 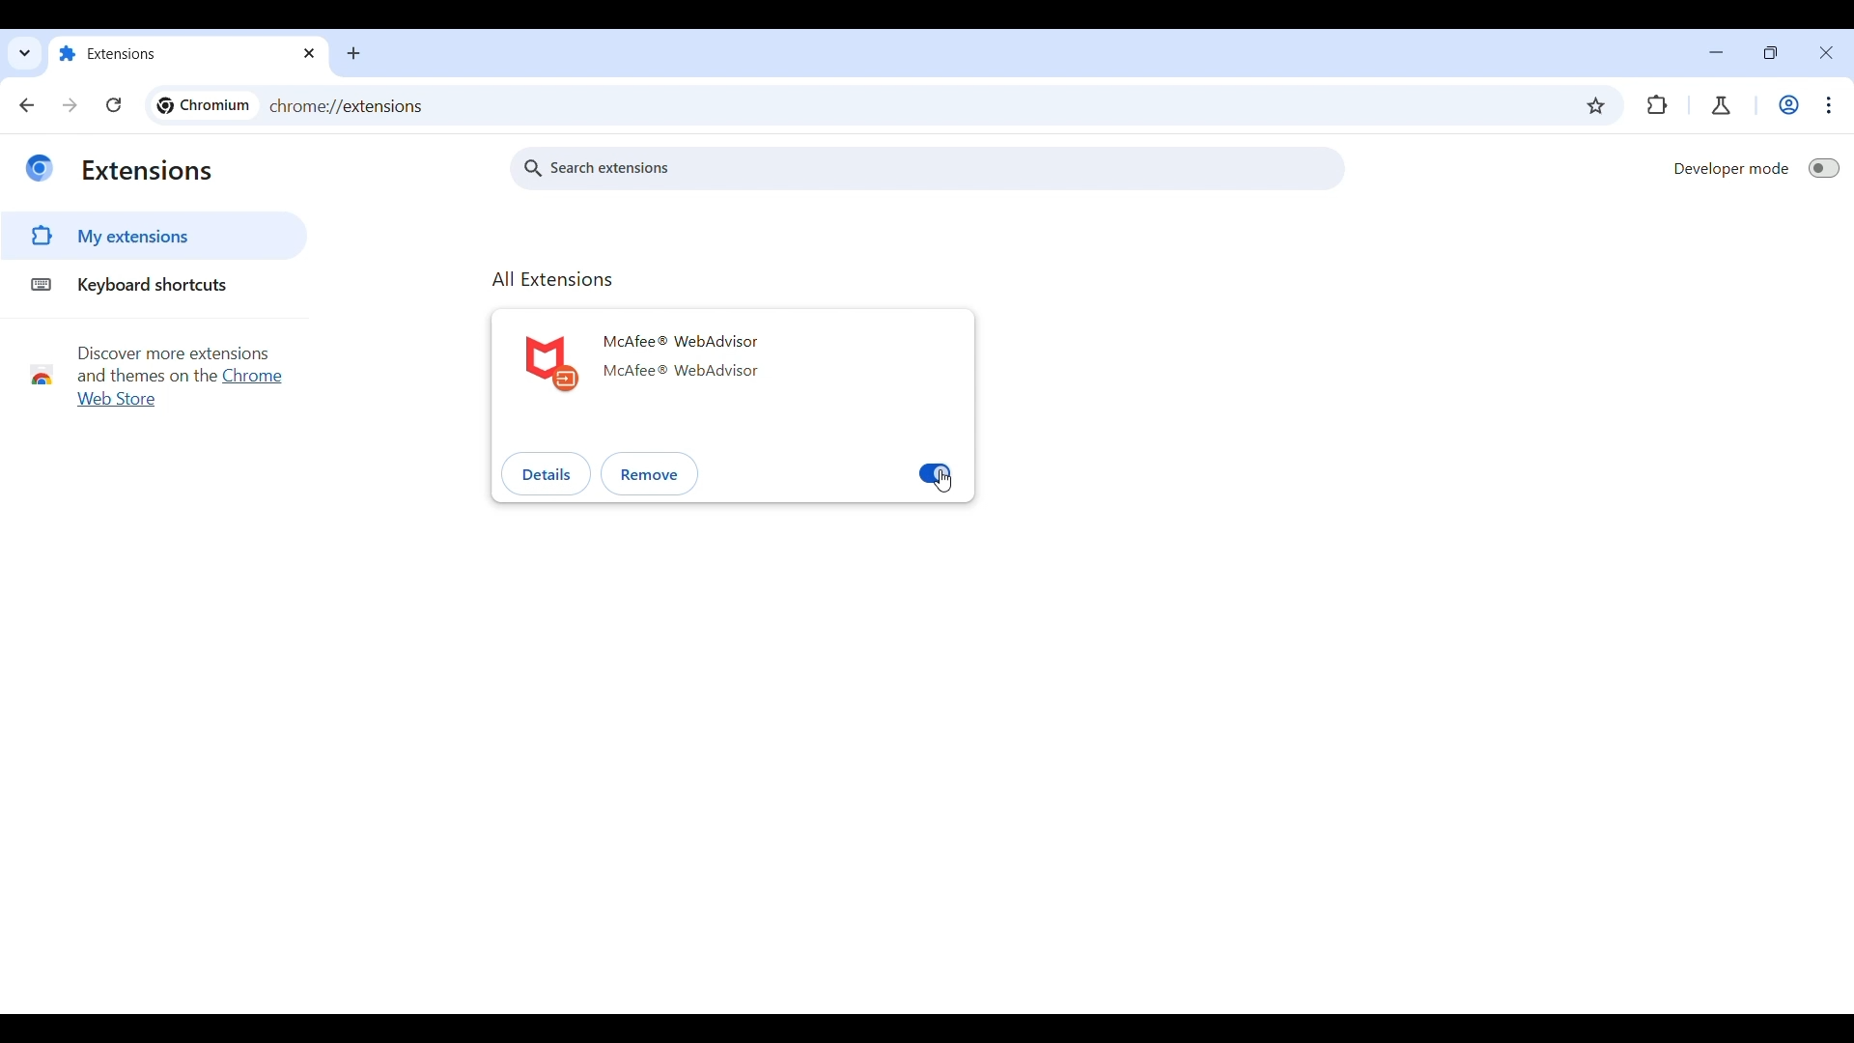 What do you see at coordinates (1717, 52) in the screenshot?
I see `Minimize` at bounding box center [1717, 52].